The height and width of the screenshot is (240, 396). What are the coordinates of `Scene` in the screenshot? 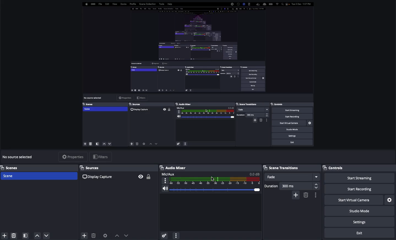 It's located at (39, 176).